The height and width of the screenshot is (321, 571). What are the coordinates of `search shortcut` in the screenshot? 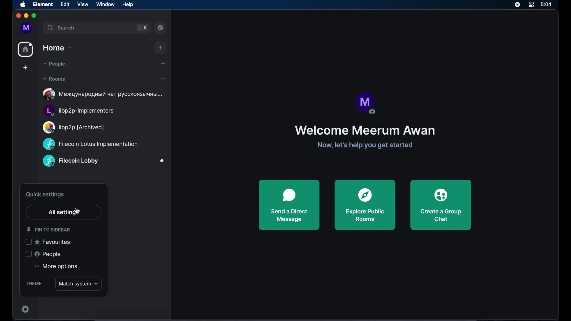 It's located at (142, 28).